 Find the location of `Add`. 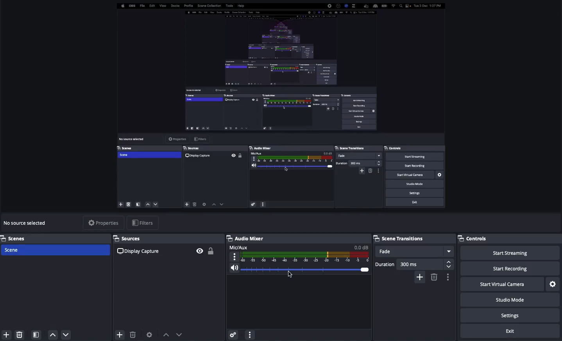

Add is located at coordinates (419, 277).